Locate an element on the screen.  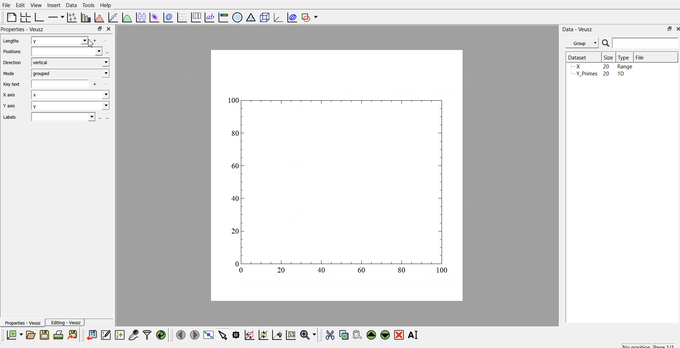
Help is located at coordinates (107, 5).